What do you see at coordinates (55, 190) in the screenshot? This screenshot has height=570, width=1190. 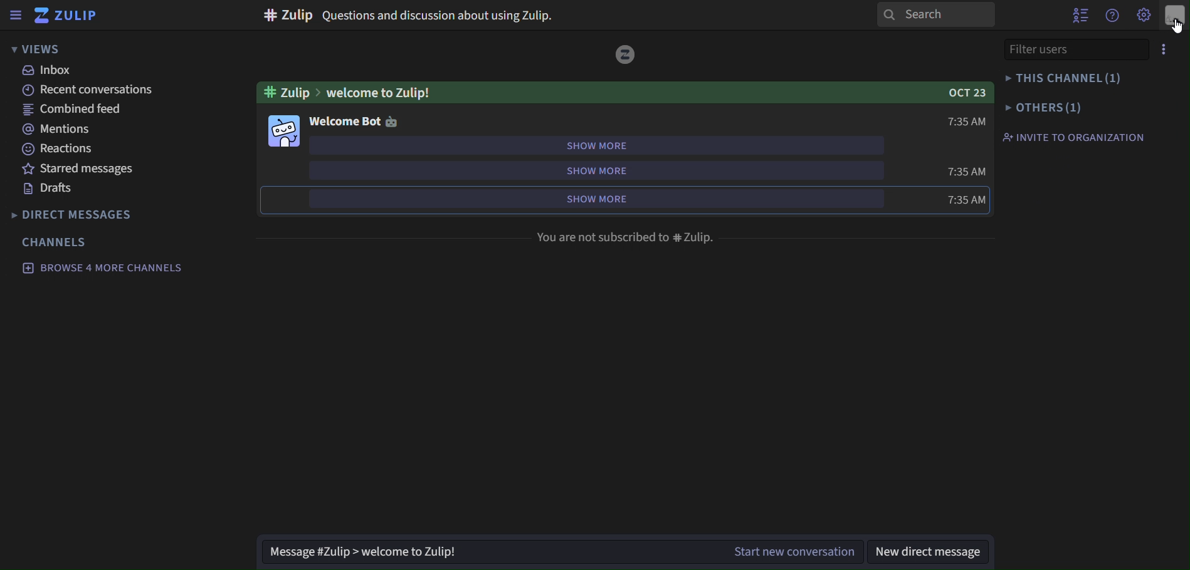 I see `drafts` at bounding box center [55, 190].